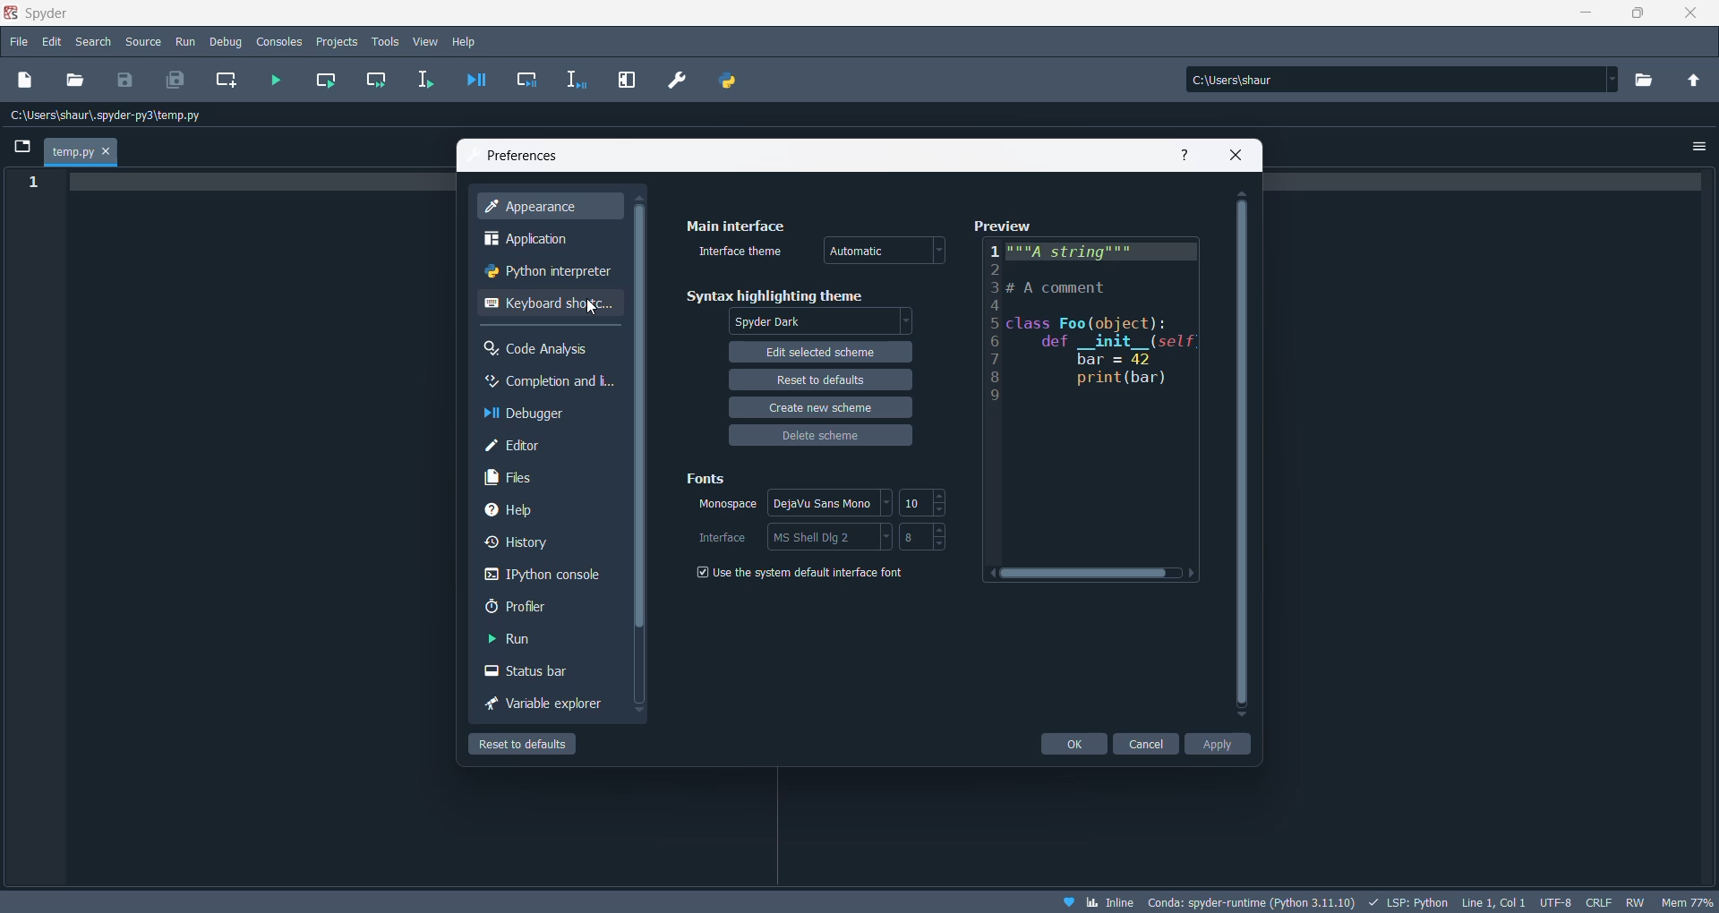  What do you see at coordinates (19, 145) in the screenshot?
I see `screen` at bounding box center [19, 145].